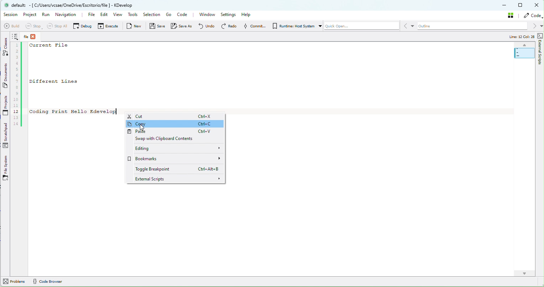  What do you see at coordinates (172, 148) in the screenshot?
I see `Editing` at bounding box center [172, 148].